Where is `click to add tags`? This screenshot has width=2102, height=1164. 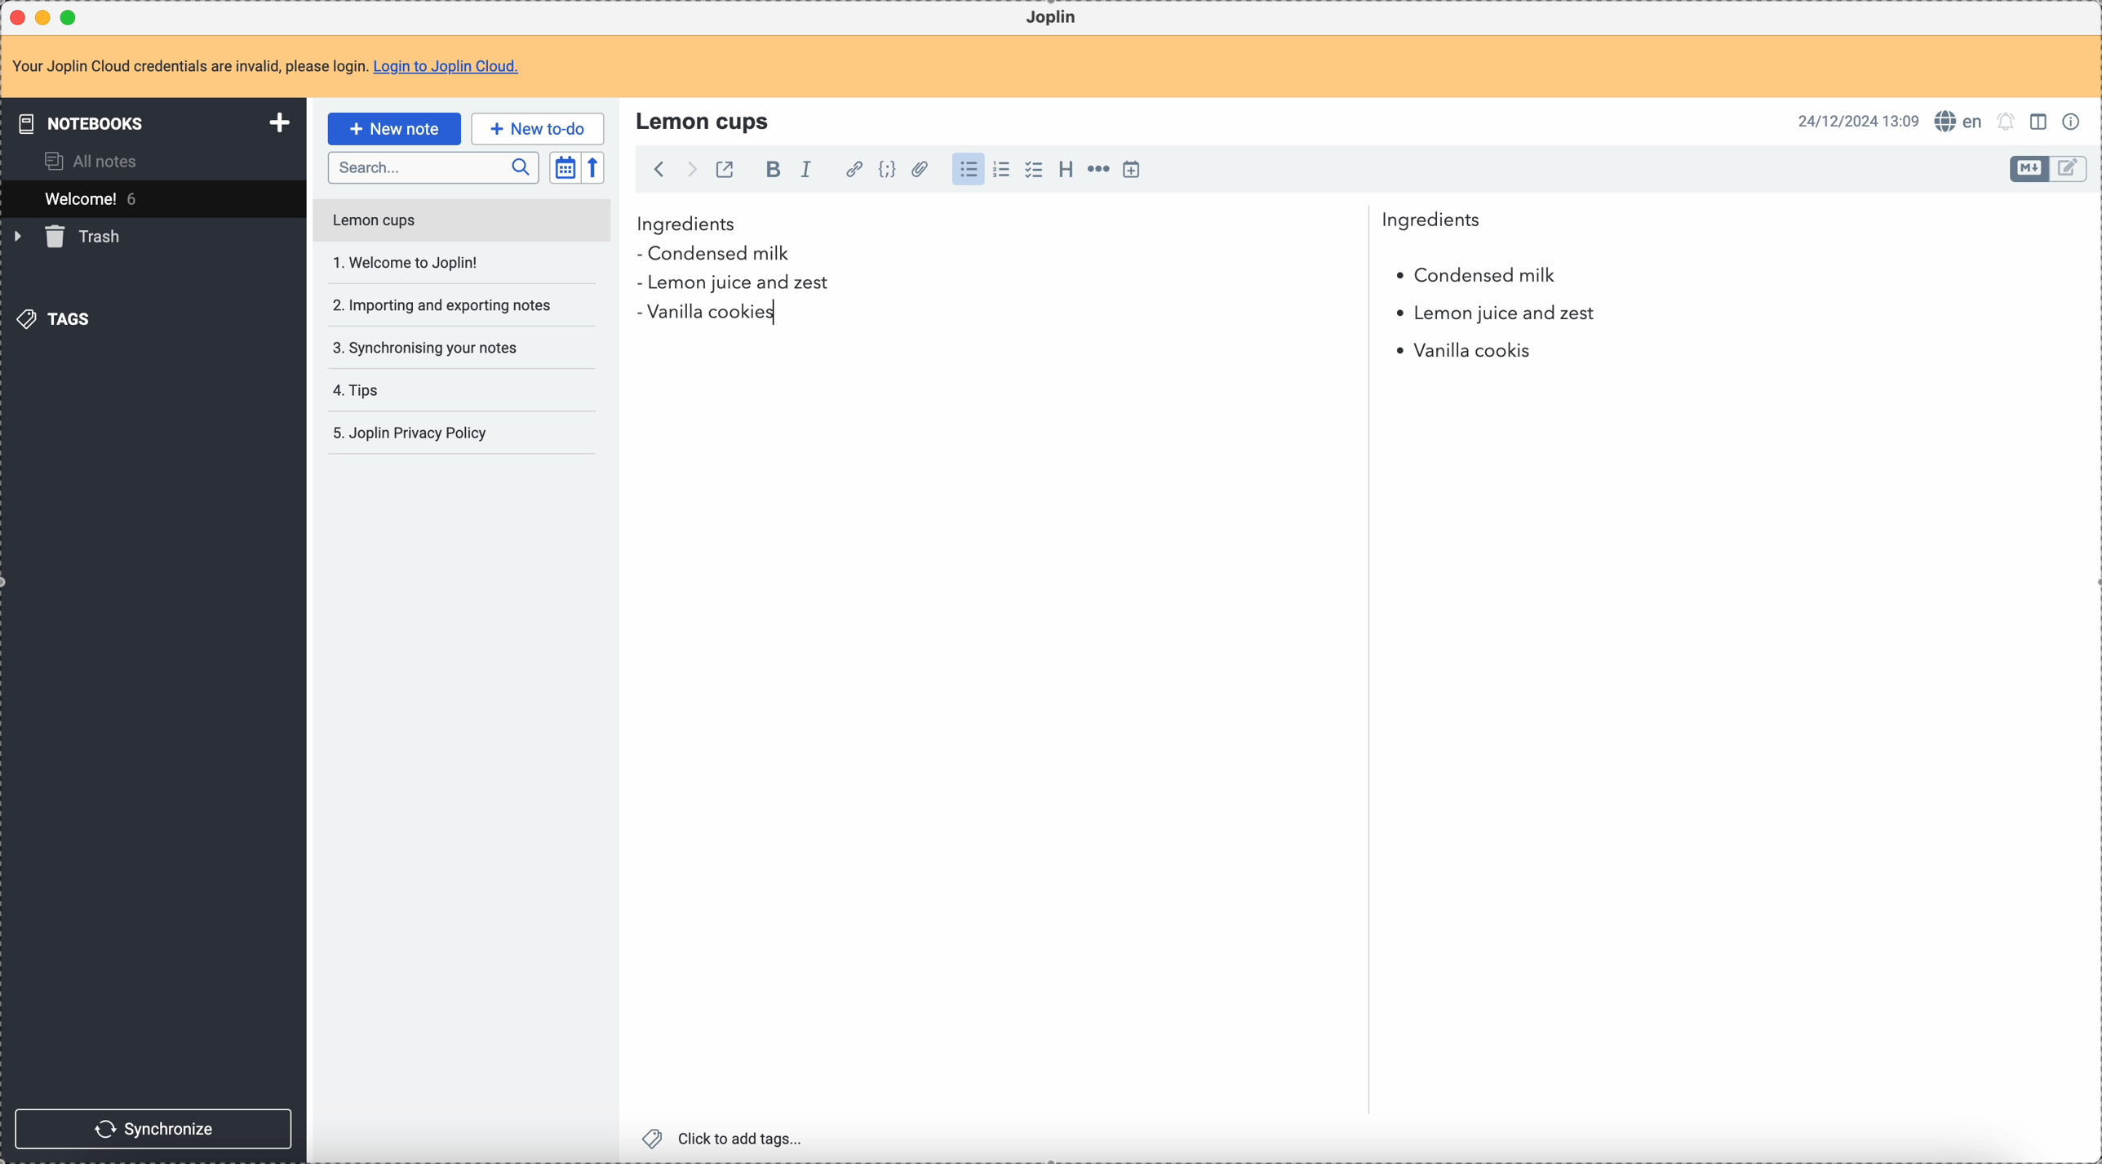
click to add tags is located at coordinates (727, 1137).